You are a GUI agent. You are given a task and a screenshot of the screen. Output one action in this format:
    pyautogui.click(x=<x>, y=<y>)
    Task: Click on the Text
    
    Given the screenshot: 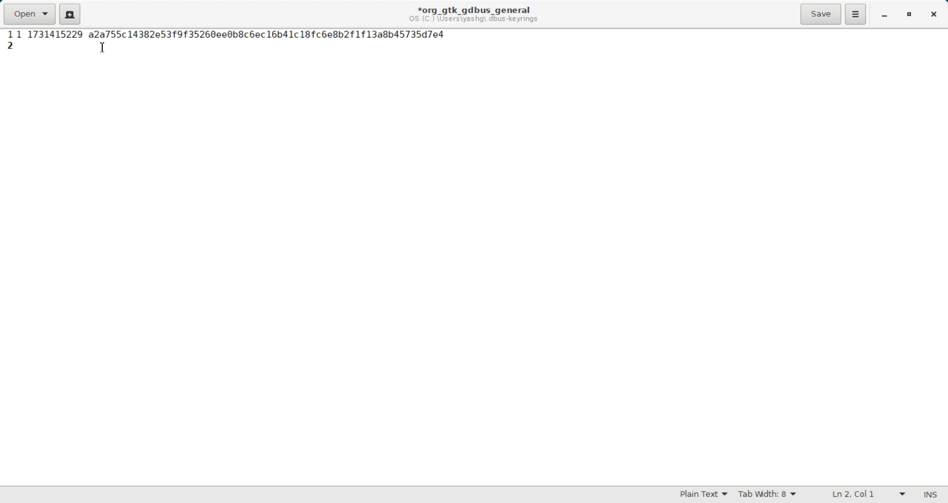 What is the action you would take?
    pyautogui.click(x=930, y=495)
    